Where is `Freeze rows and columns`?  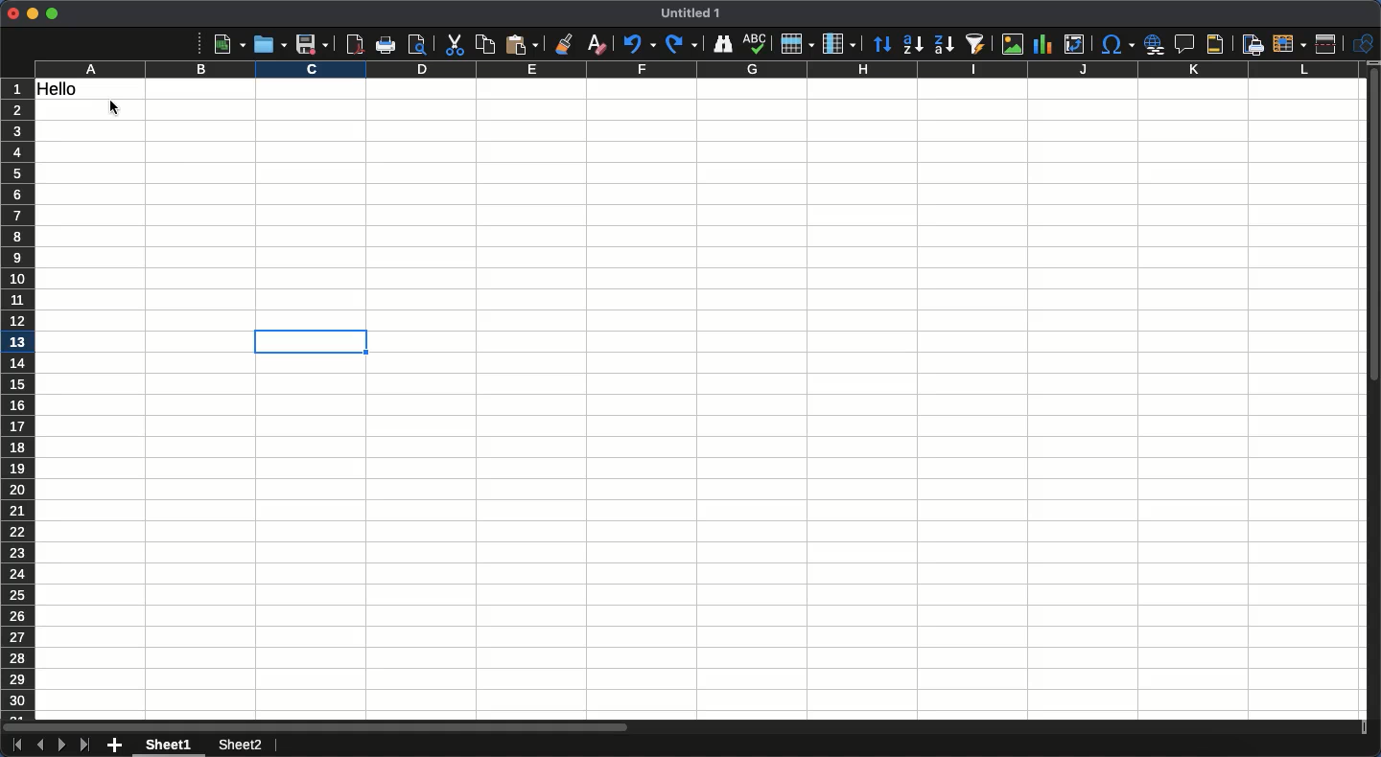 Freeze rows and columns is located at coordinates (1290, 42).